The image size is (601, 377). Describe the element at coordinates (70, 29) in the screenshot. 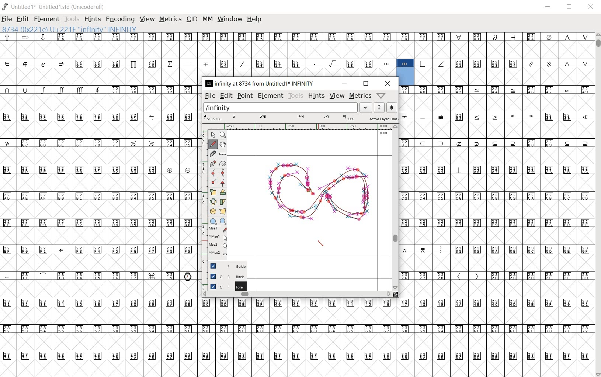

I see `8734 (0x221e) U+221e "infinity" INFINITY` at that location.